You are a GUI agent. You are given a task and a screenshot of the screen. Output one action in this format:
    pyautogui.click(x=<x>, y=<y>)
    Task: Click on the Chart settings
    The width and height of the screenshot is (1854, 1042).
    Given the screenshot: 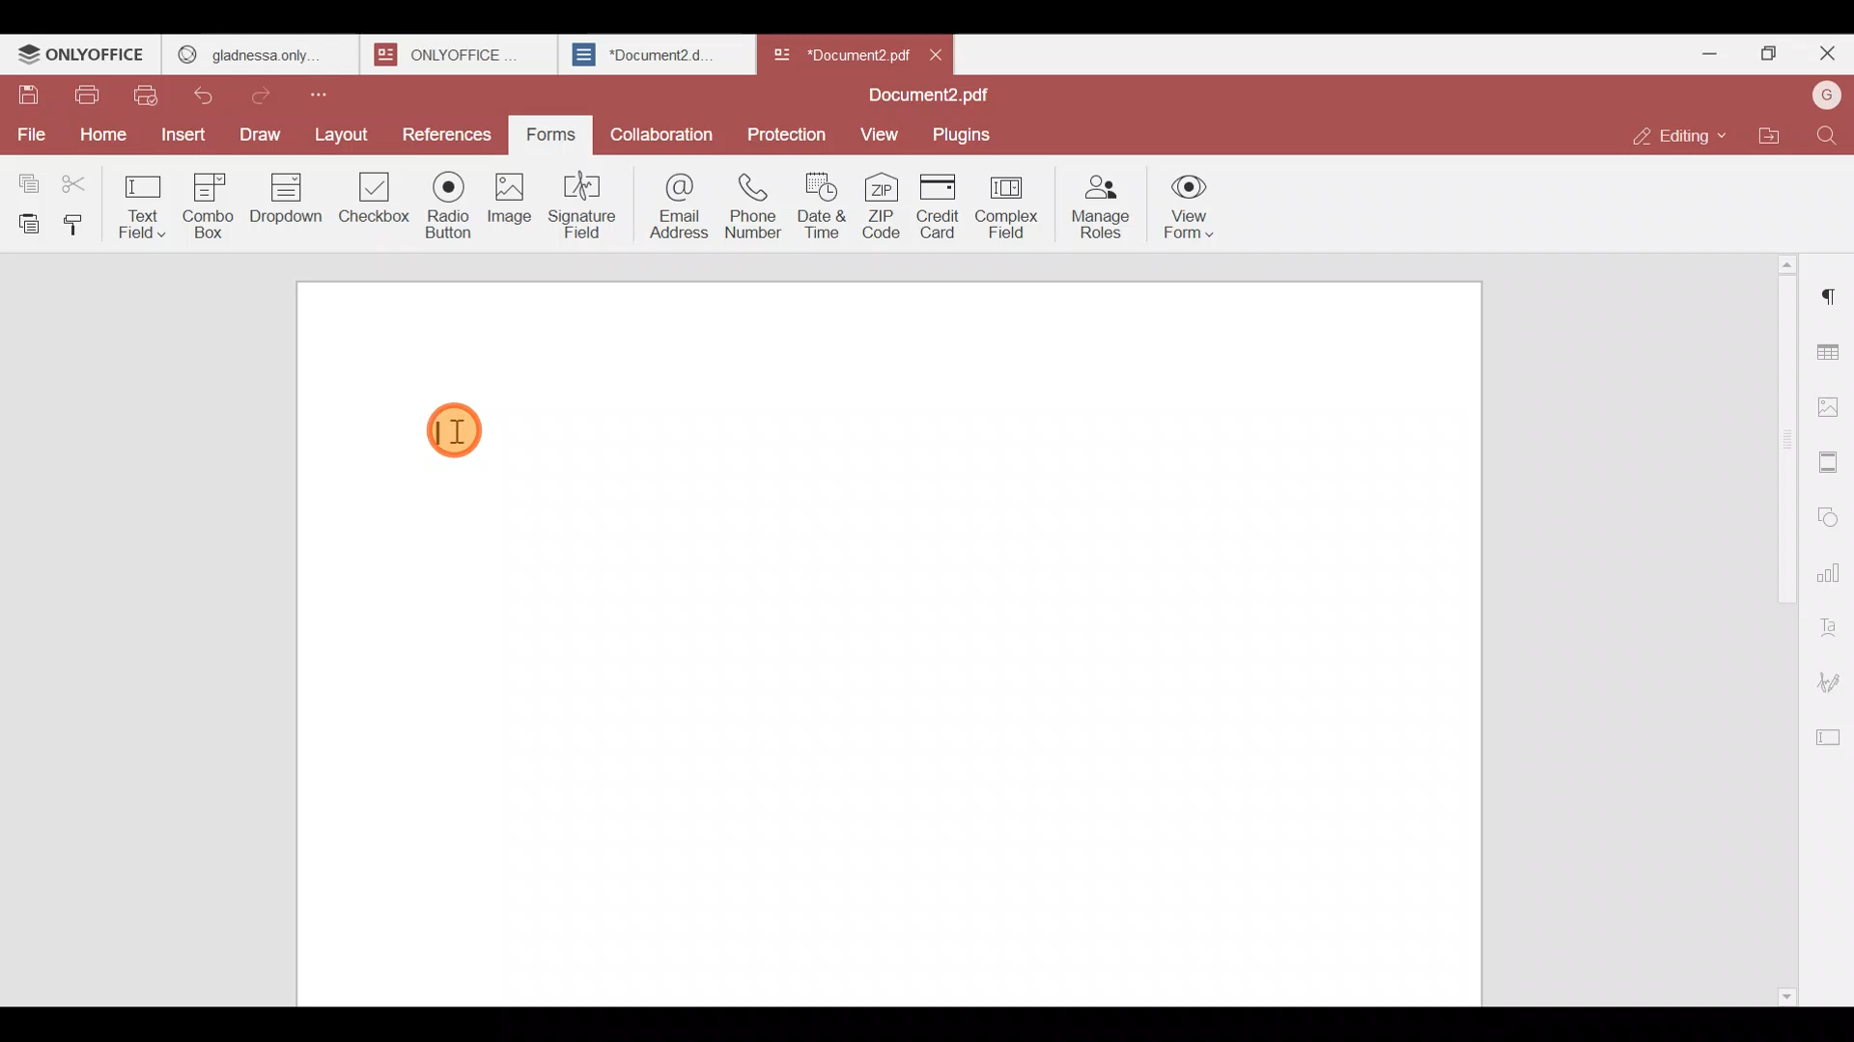 What is the action you would take?
    pyautogui.click(x=1831, y=573)
    